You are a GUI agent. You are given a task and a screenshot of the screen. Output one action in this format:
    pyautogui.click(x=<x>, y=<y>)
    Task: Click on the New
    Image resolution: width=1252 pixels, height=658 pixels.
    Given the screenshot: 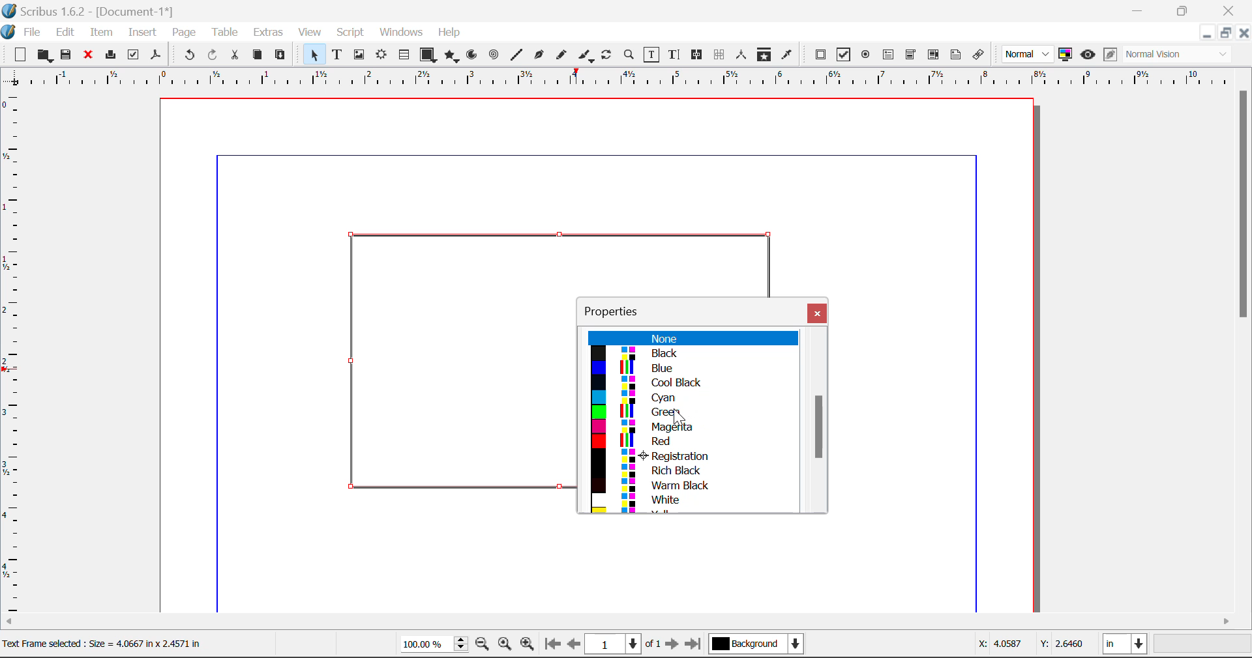 What is the action you would take?
    pyautogui.click(x=19, y=55)
    